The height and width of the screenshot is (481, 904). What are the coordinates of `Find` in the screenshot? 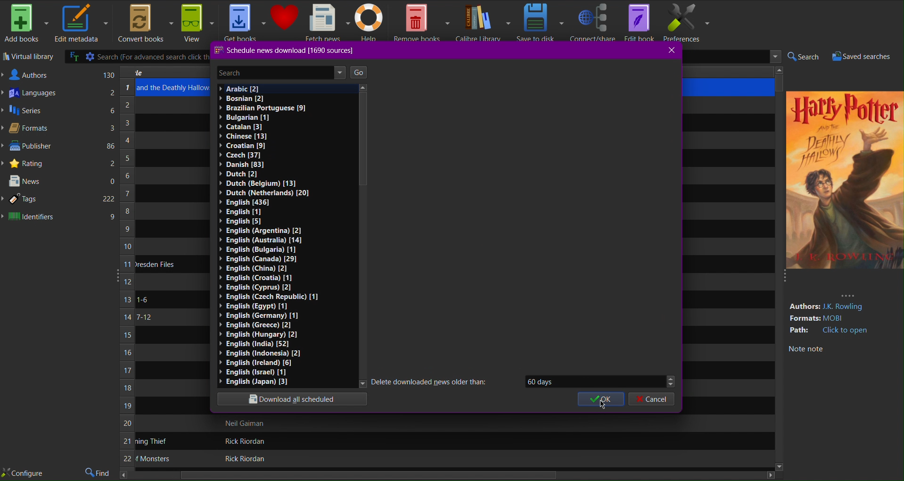 It's located at (99, 473).